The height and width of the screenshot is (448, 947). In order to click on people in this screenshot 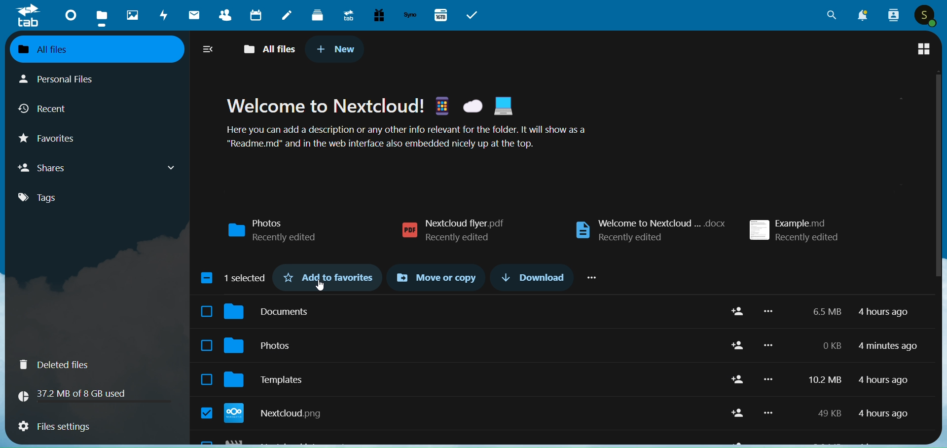, I will do `click(894, 16)`.